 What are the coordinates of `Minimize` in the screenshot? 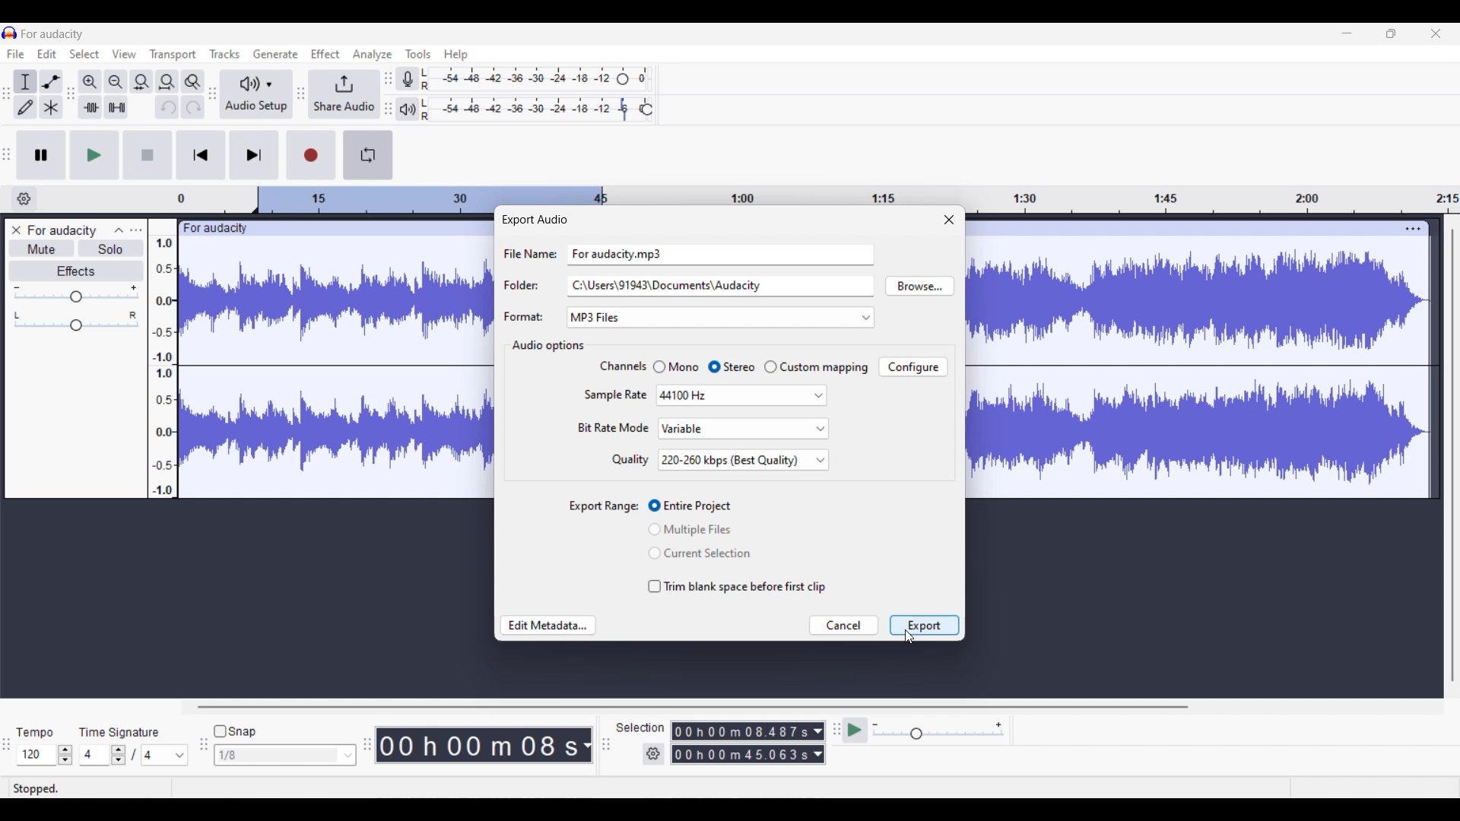 It's located at (1347, 33).